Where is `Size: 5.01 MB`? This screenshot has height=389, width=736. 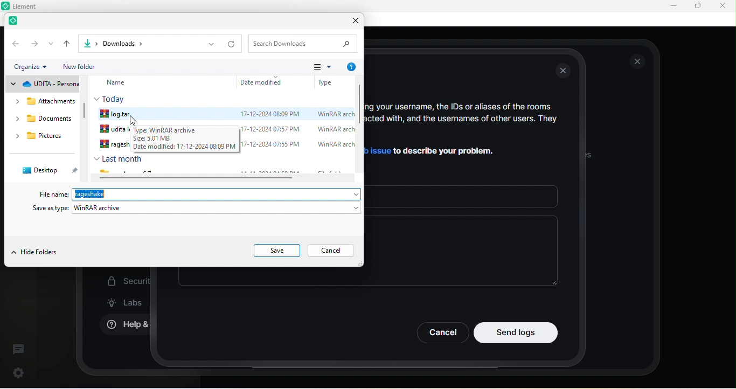 Size: 5.01 MB is located at coordinates (152, 138).